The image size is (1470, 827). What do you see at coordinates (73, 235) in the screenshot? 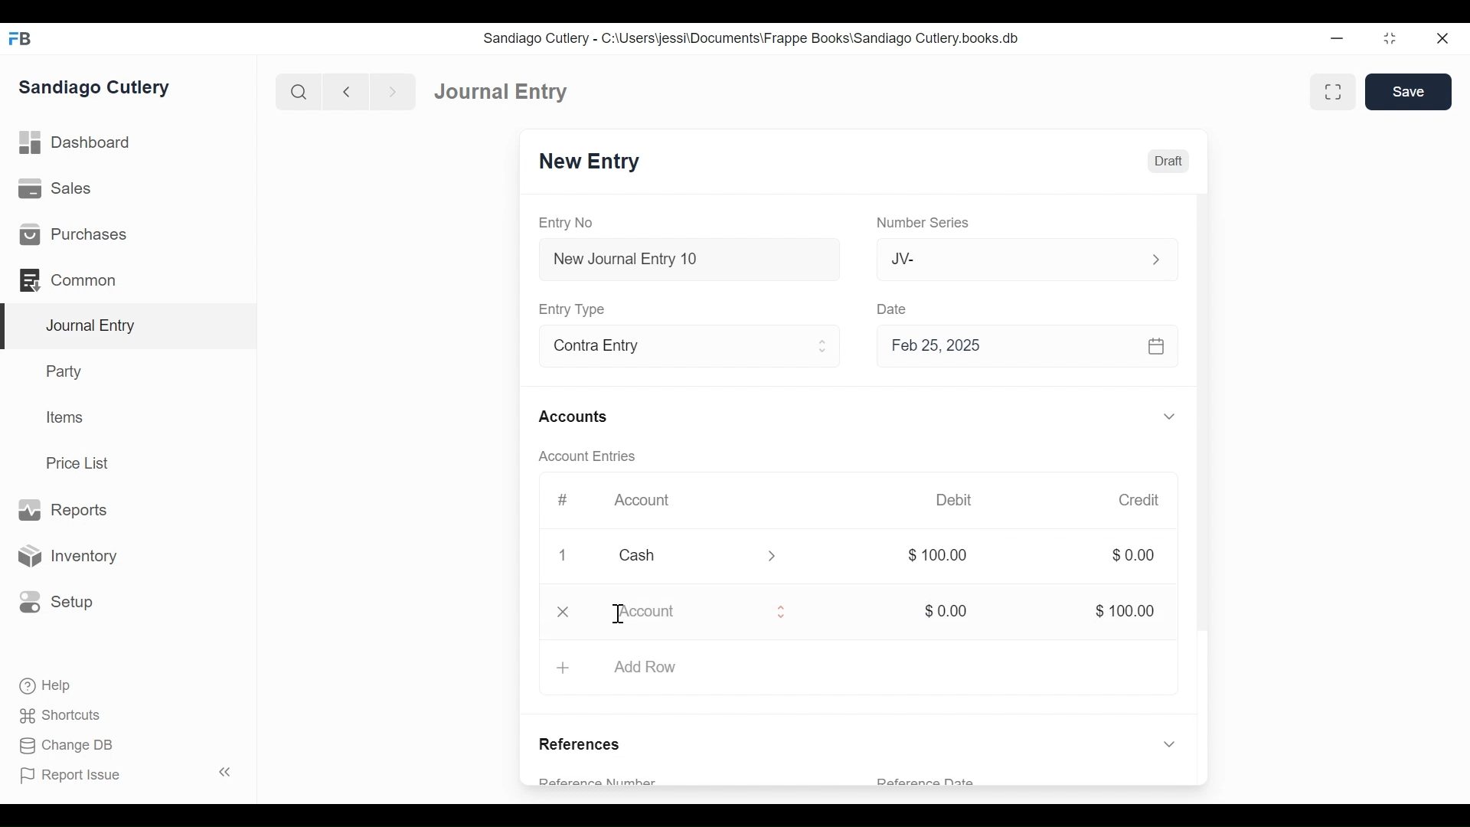
I see `Purchases` at bounding box center [73, 235].